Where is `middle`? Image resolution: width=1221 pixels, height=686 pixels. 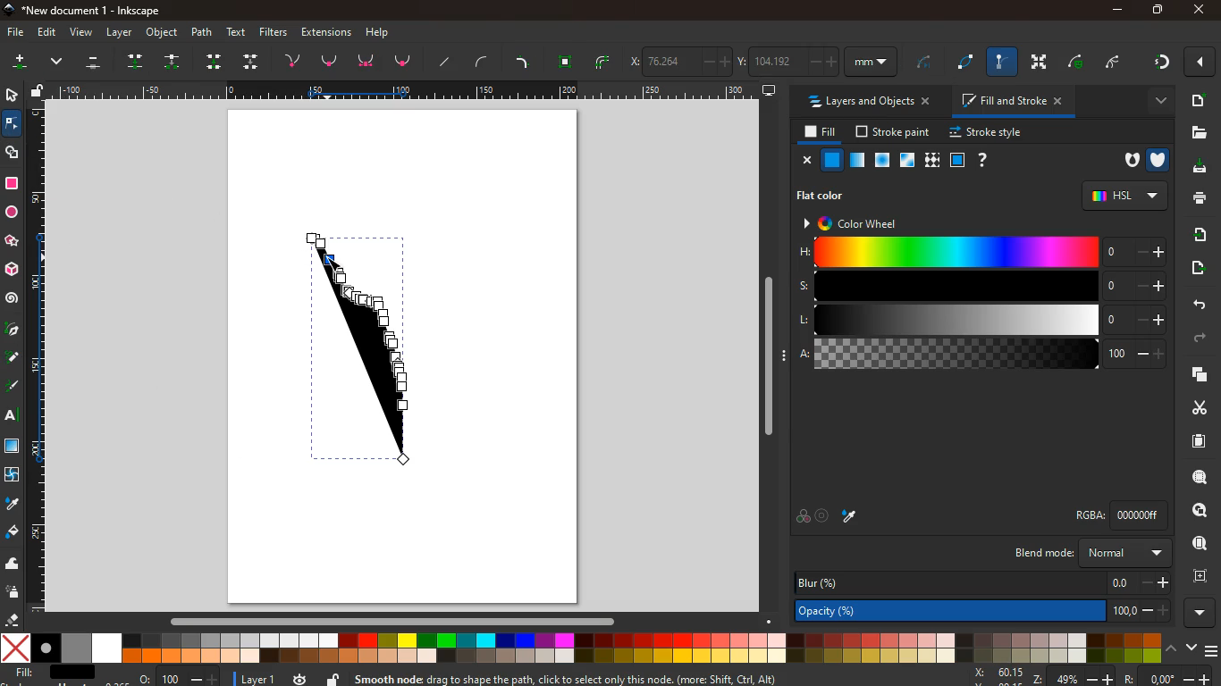 middle is located at coordinates (216, 62).